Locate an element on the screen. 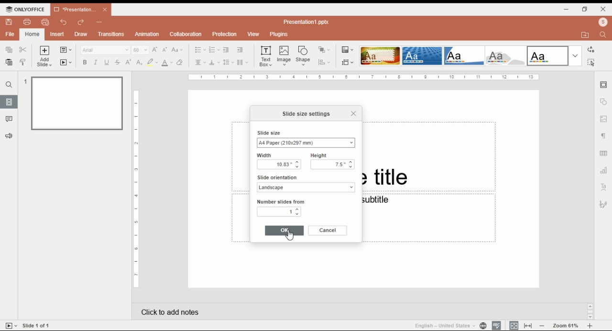 This screenshot has height=331, width=612. home is located at coordinates (32, 34).